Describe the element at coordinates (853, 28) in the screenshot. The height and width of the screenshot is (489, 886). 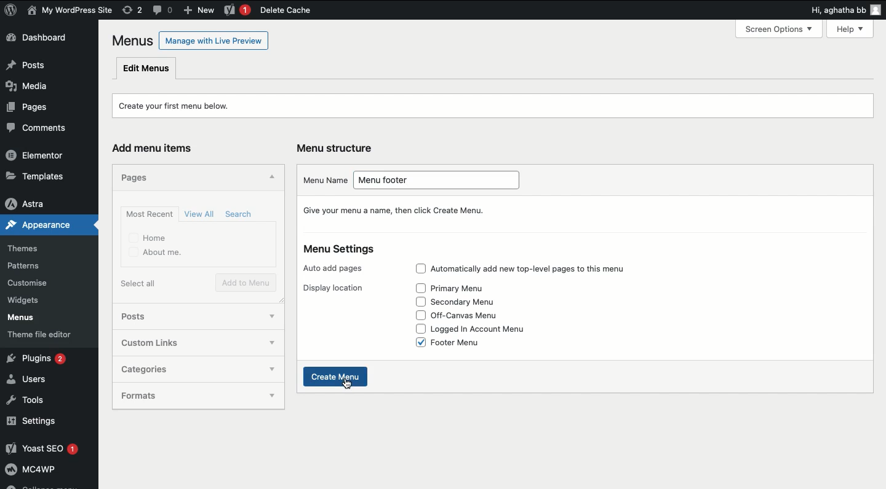
I see `Help` at that location.